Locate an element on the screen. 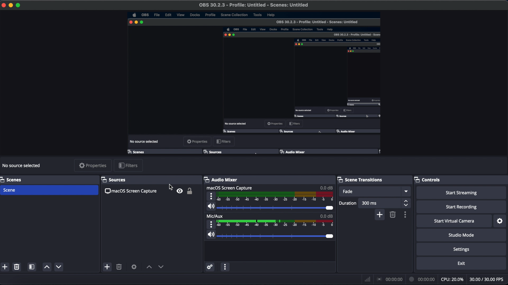  duration is located at coordinates (347, 203).